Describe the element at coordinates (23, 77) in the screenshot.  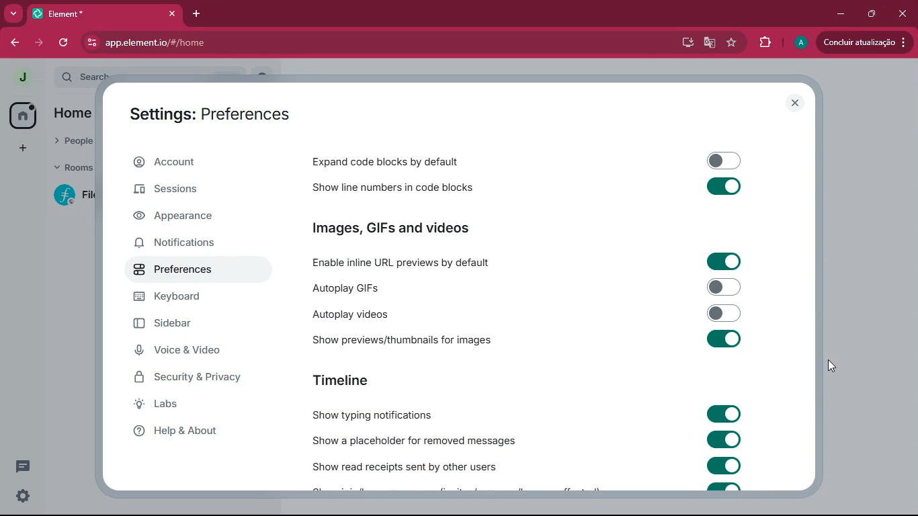
I see `profile` at that location.